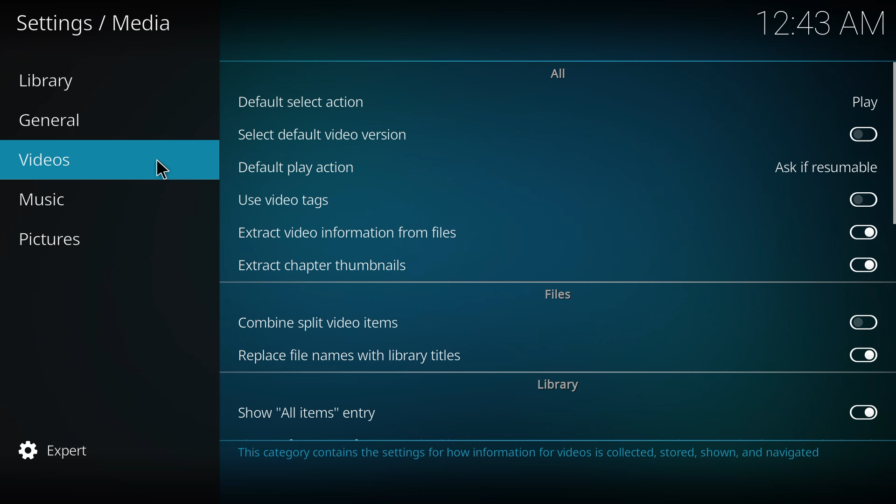  I want to click on library, so click(52, 79).